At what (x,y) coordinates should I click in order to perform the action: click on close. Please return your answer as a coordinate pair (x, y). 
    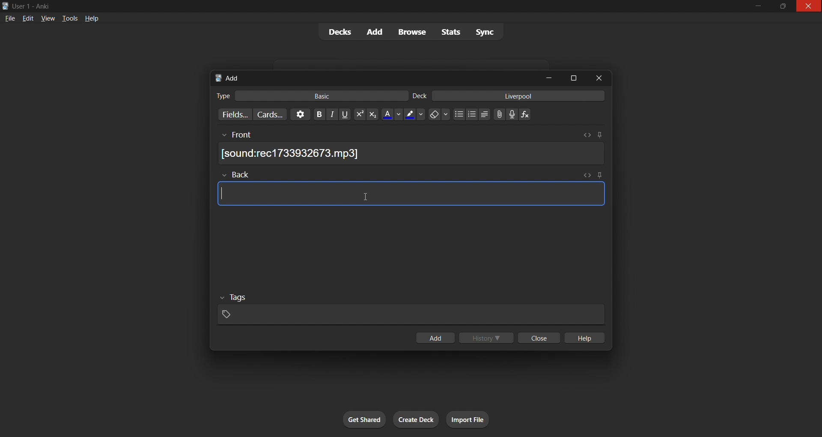
    Looking at the image, I should click on (539, 338).